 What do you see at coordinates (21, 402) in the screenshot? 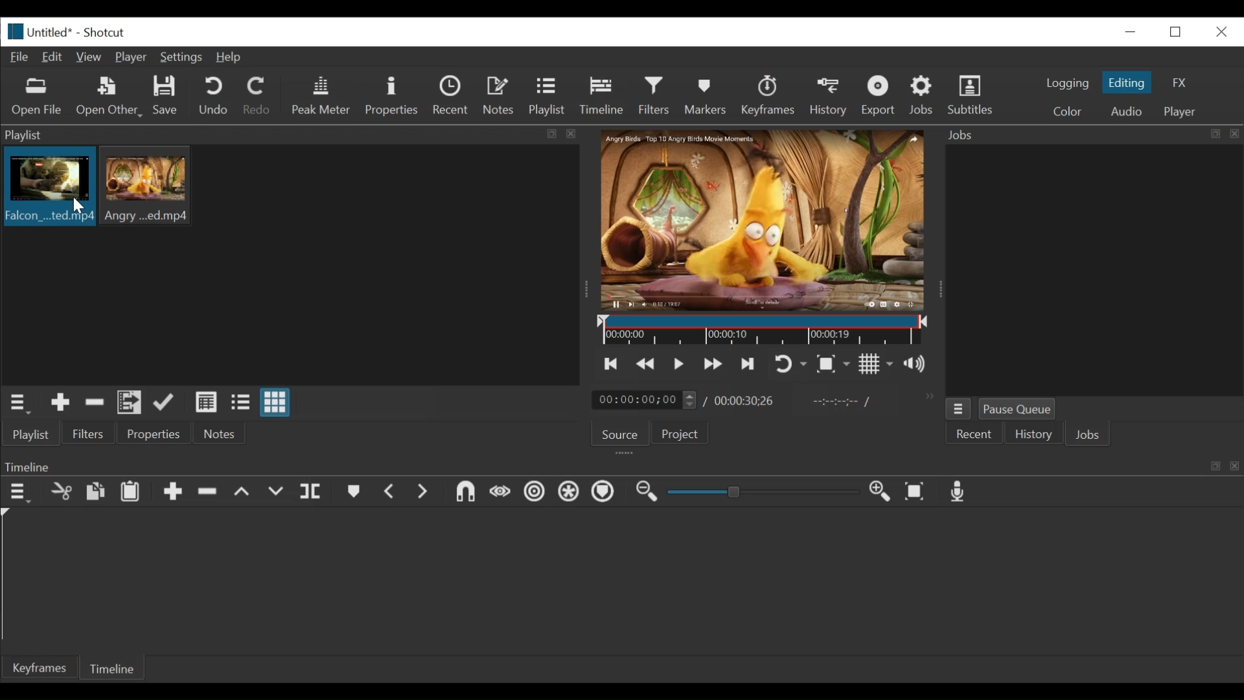
I see `playlist menu` at bounding box center [21, 402].